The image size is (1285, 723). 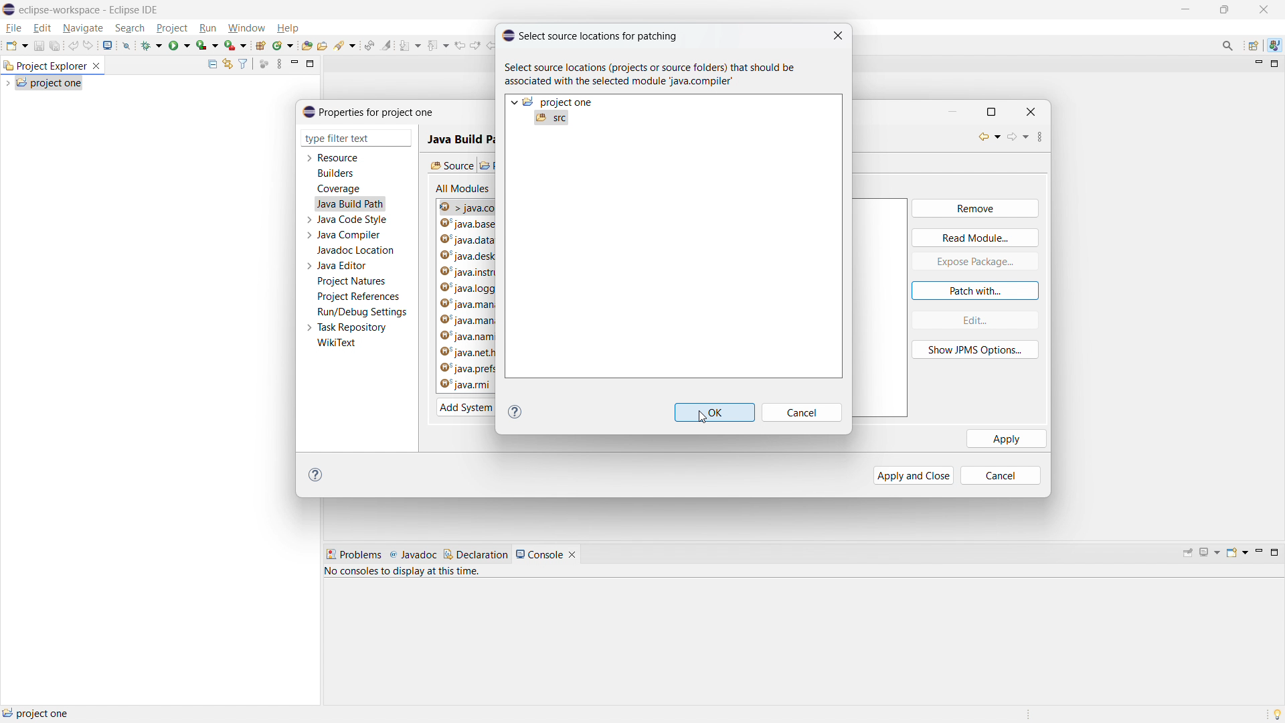 What do you see at coordinates (353, 555) in the screenshot?
I see `problems` at bounding box center [353, 555].